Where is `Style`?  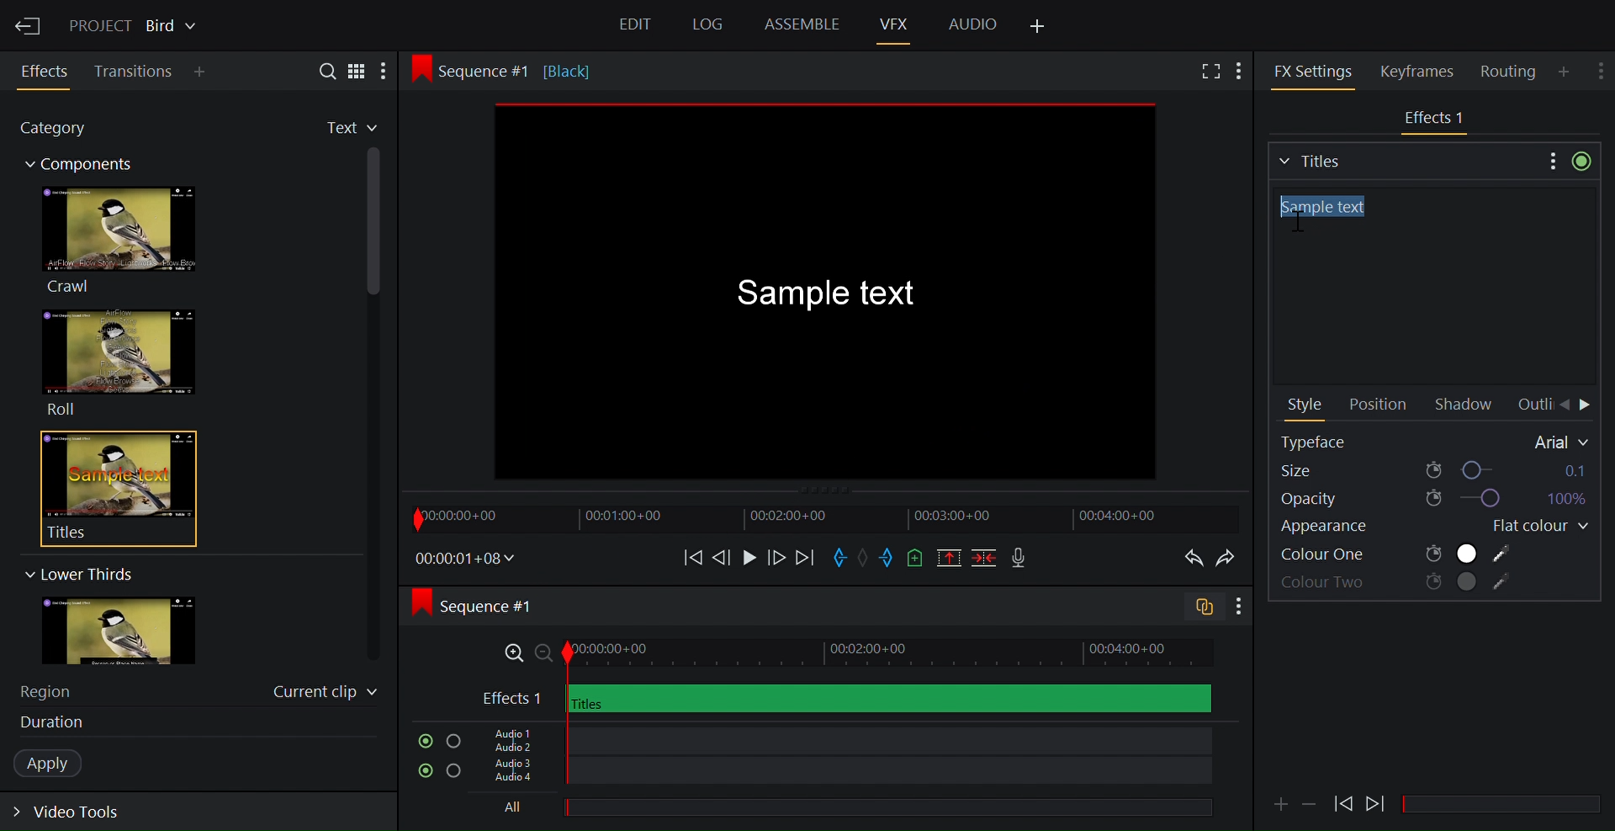
Style is located at coordinates (1306, 406).